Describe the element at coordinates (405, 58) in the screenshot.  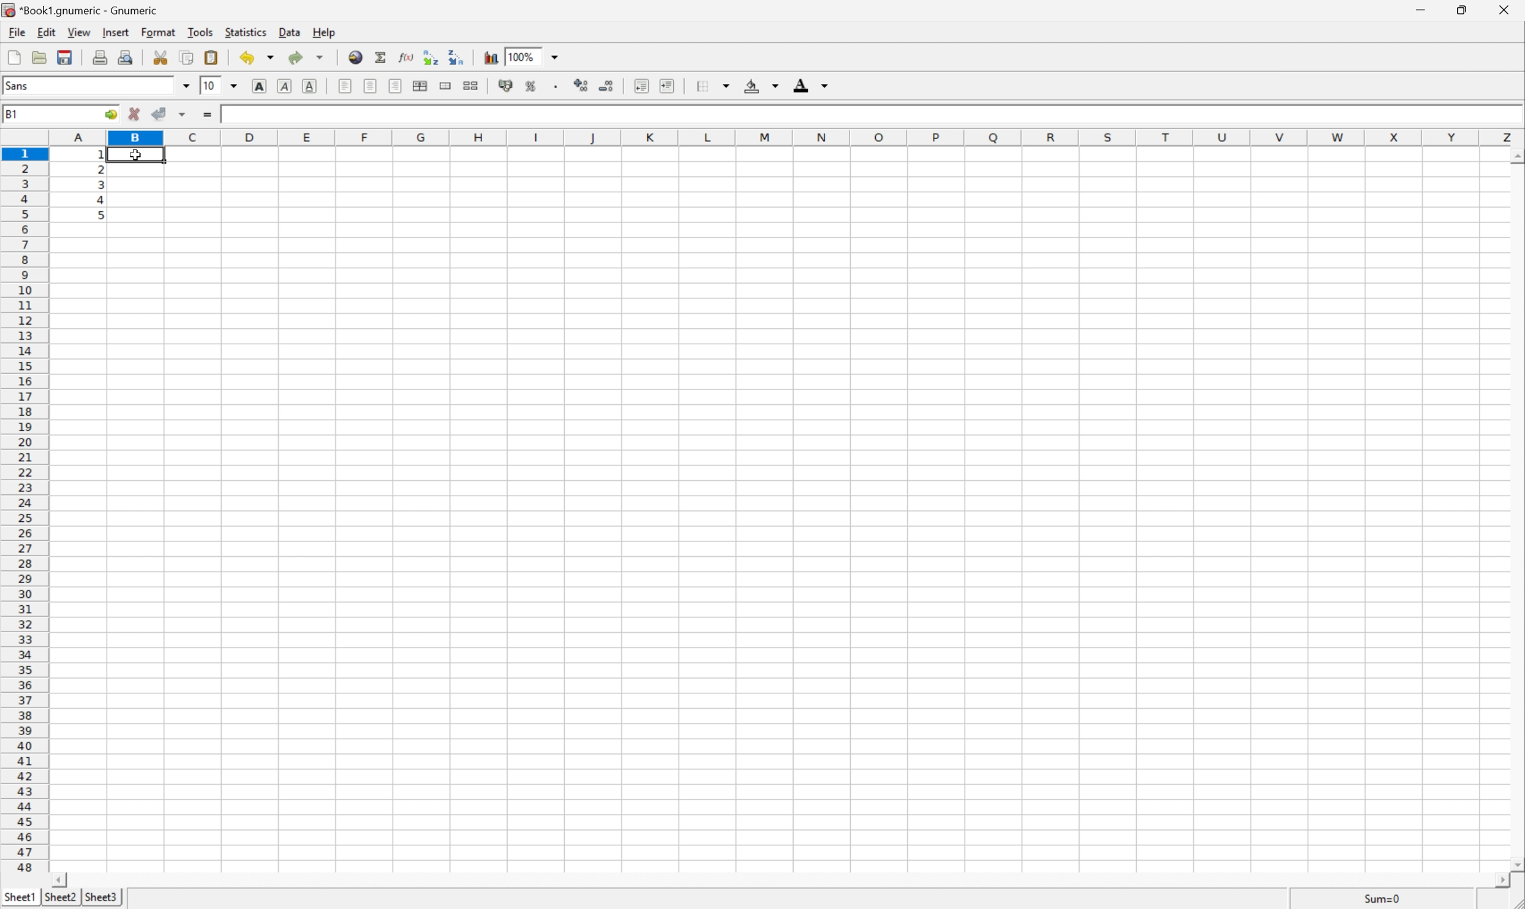
I see `Edit function in current cell` at that location.